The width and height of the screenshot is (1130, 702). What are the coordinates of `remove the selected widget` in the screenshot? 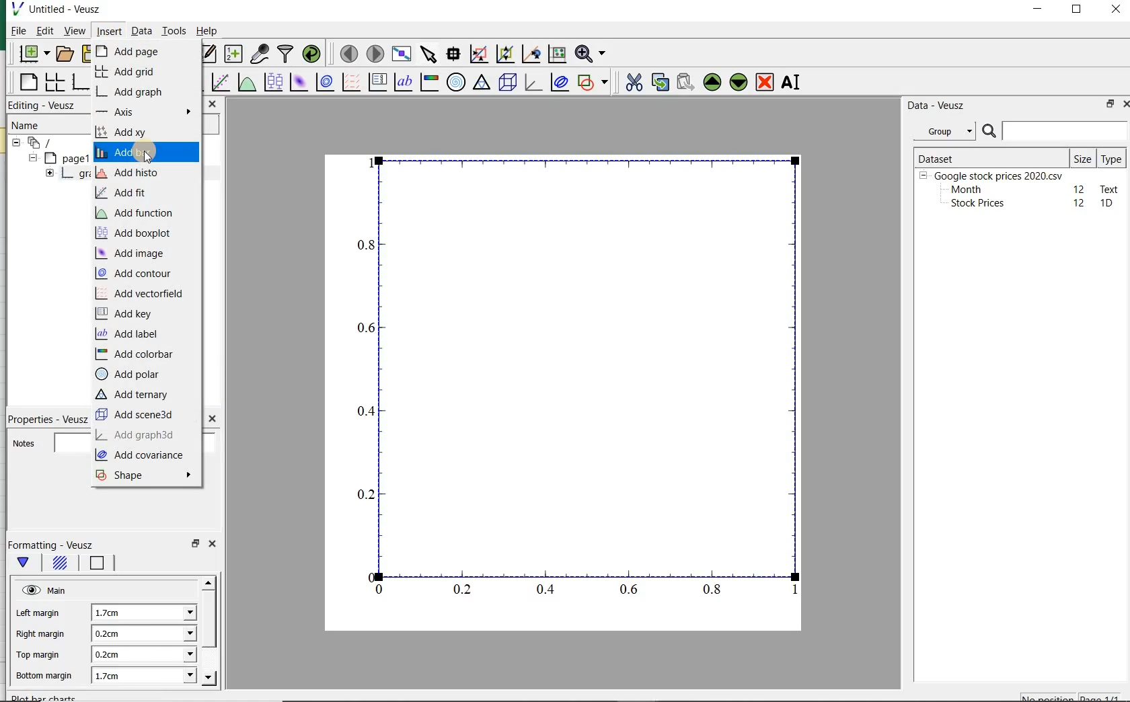 It's located at (765, 82).